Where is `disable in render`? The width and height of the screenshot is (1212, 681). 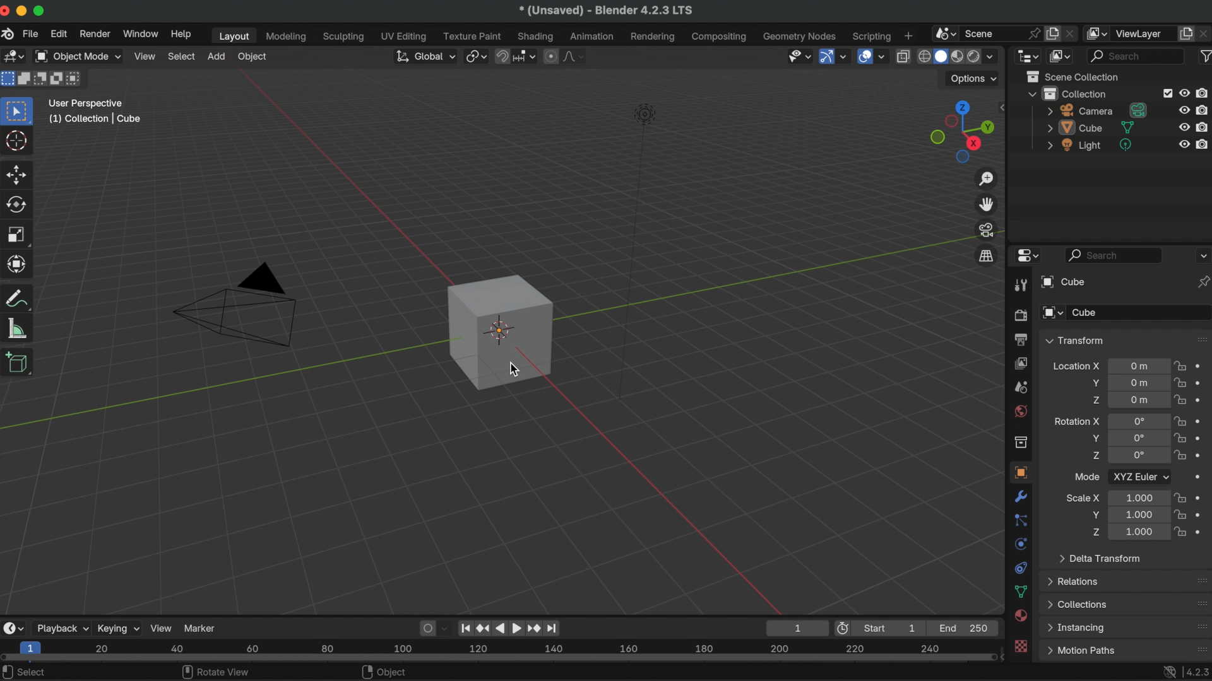 disable in render is located at coordinates (1203, 109).